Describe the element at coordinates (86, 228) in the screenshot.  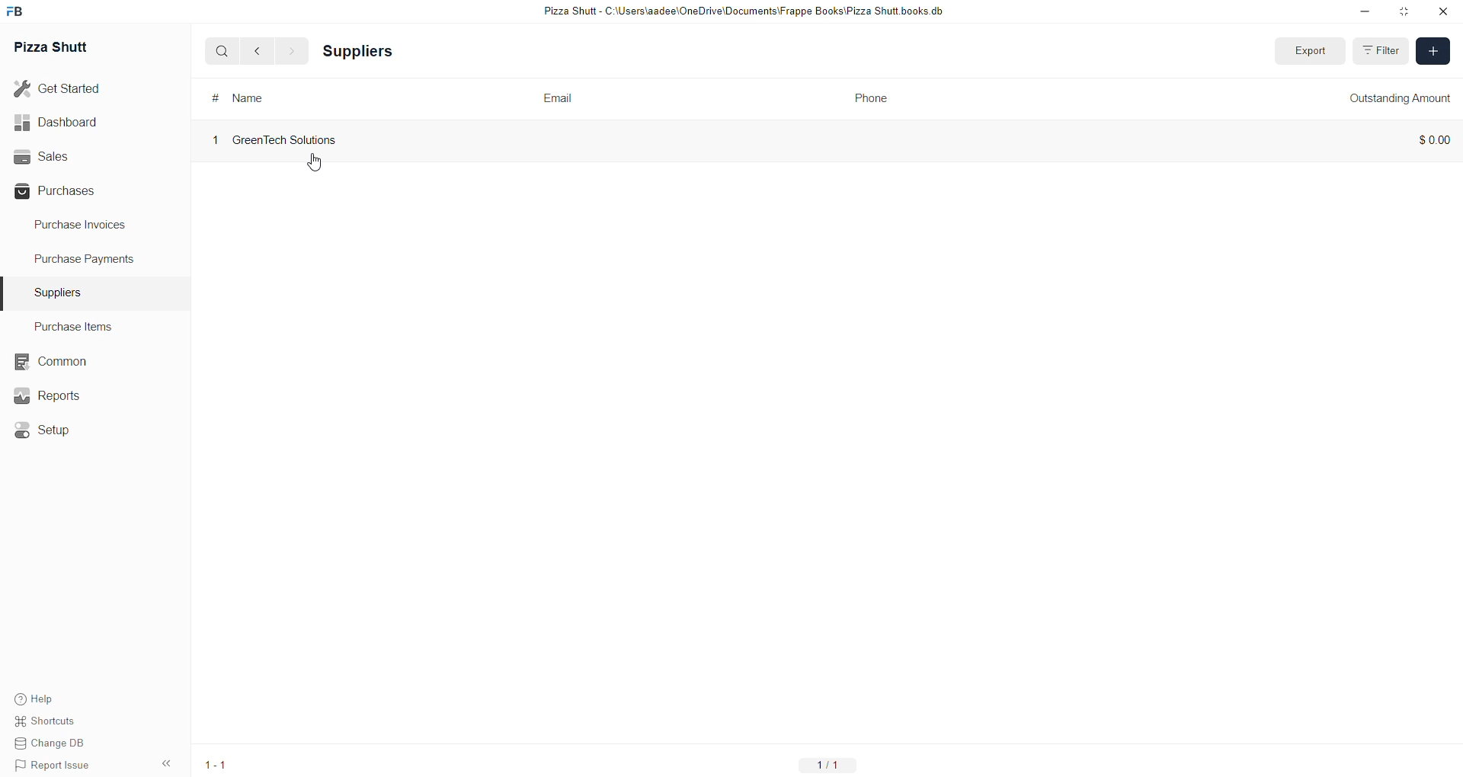
I see `Purchase Invoices` at that location.